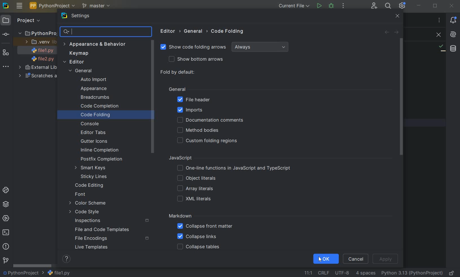 This screenshot has width=460, height=277. I want to click on PROJECT, so click(22, 21).